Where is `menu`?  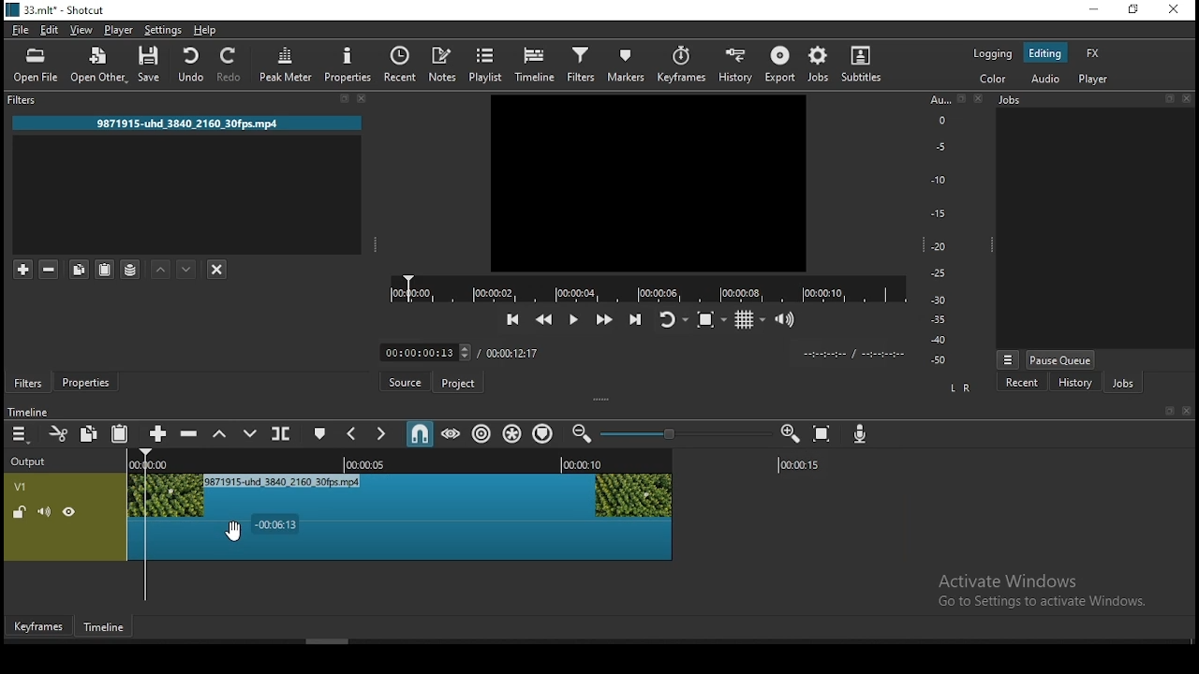
menu is located at coordinates (21, 433).